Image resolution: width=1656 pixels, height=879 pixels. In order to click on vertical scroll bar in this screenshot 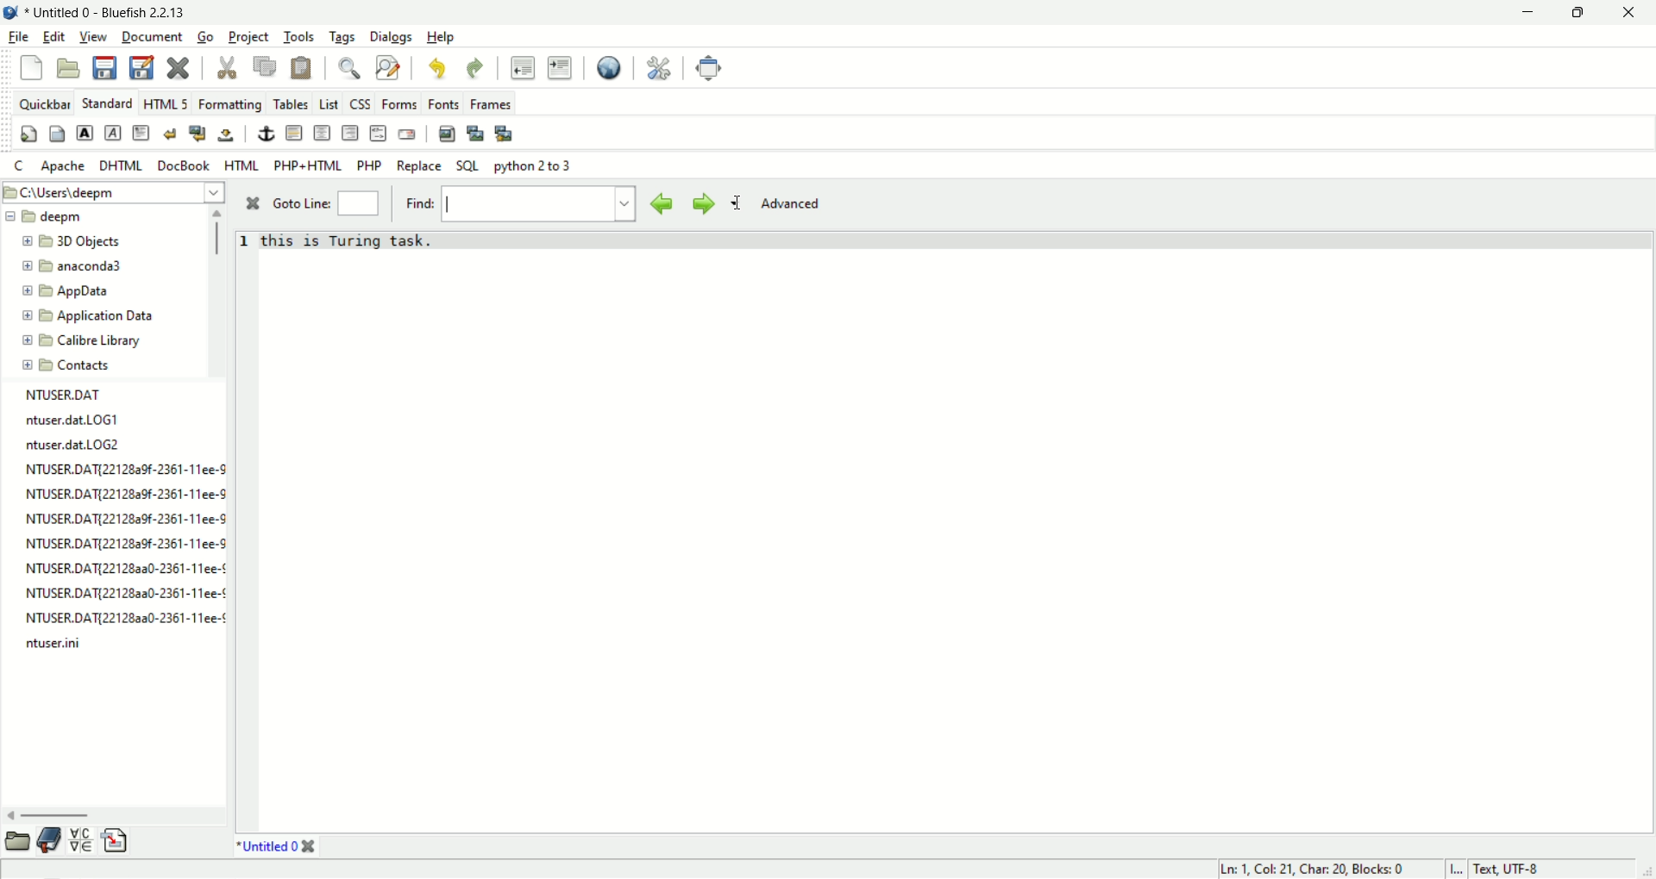, I will do `click(221, 234)`.